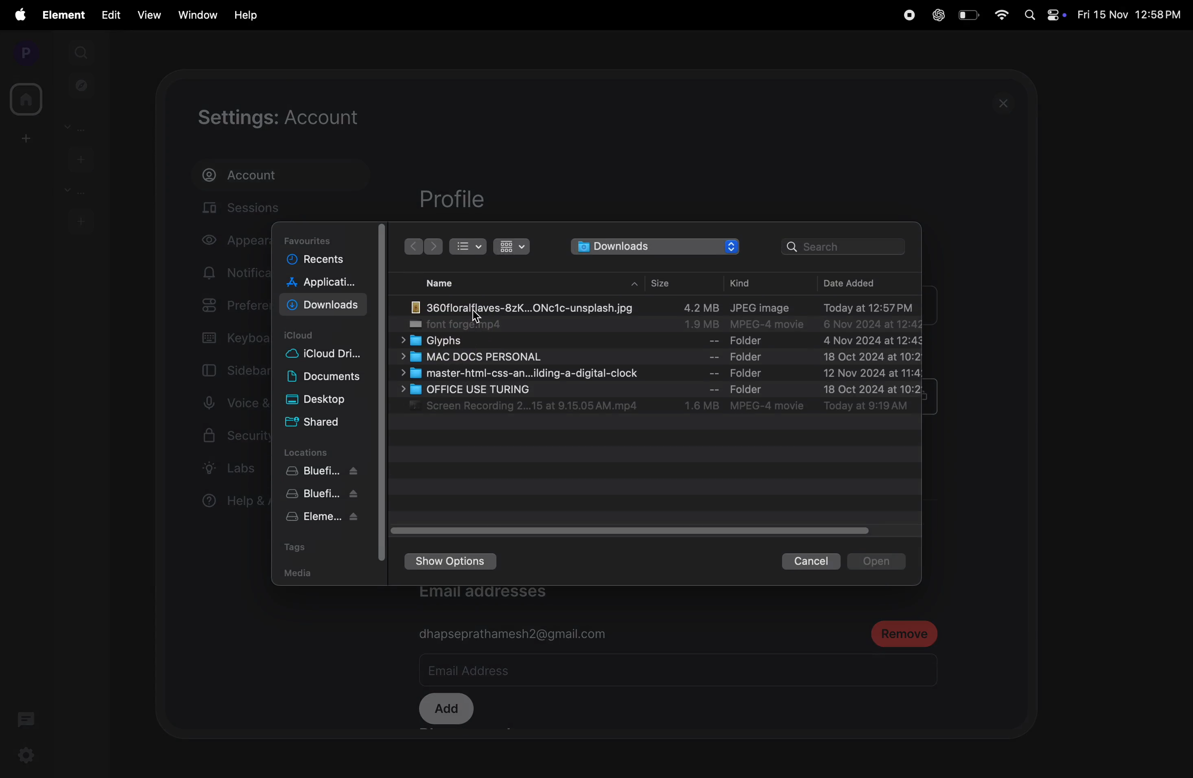 This screenshot has height=778, width=1193. Describe the element at coordinates (1045, 14) in the screenshot. I see `apple widgets` at that location.